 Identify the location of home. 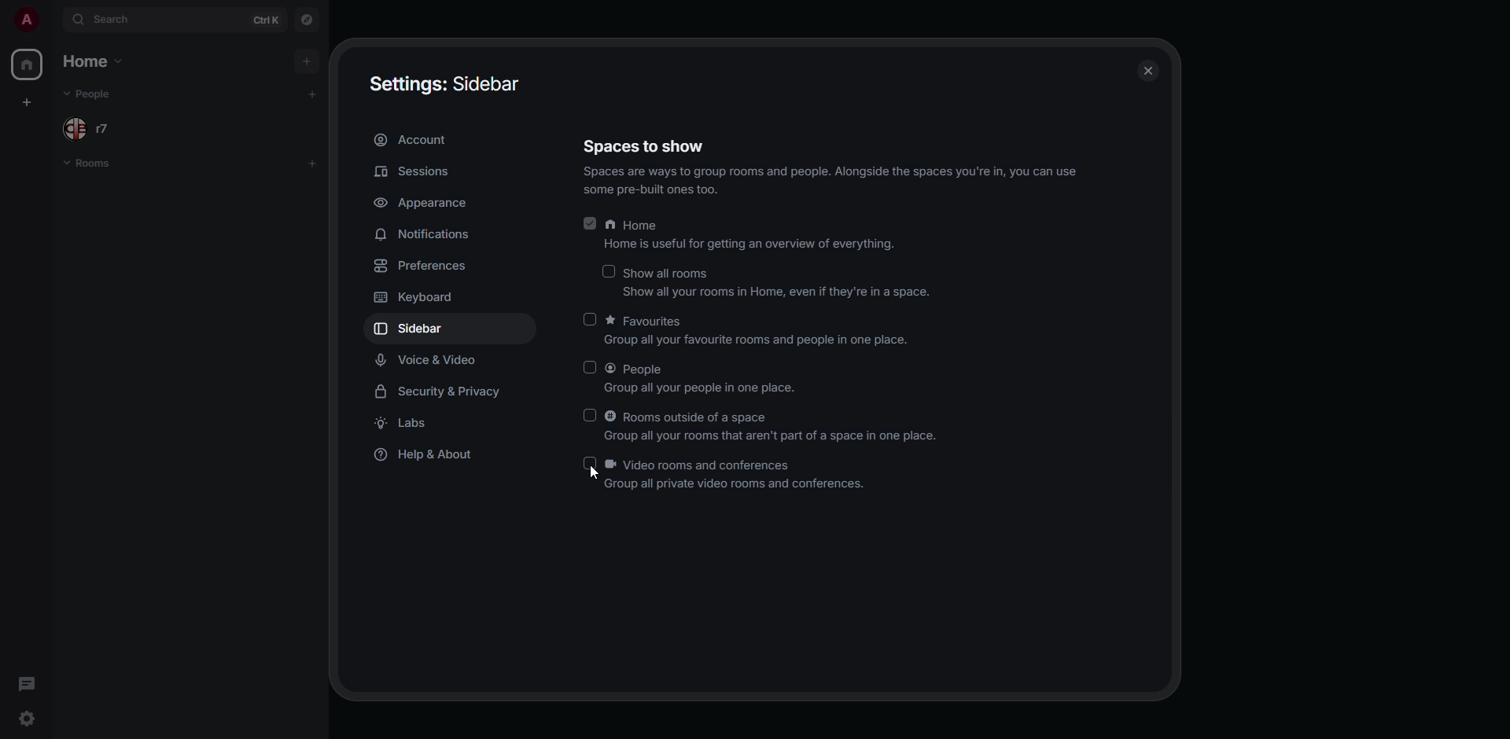
(28, 64).